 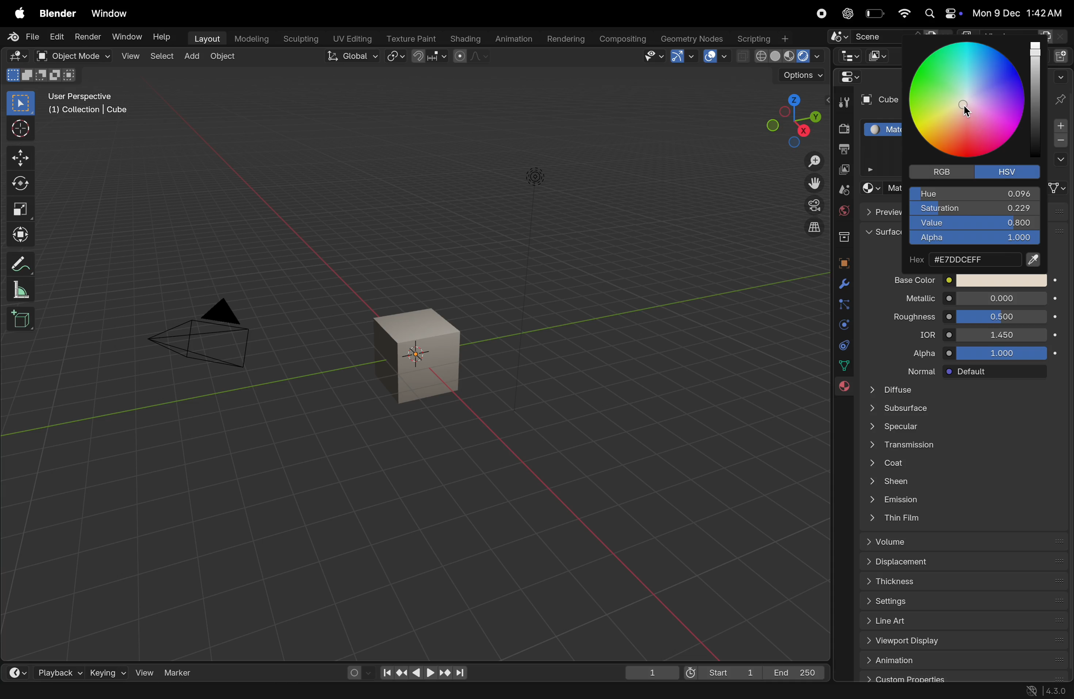 What do you see at coordinates (57, 36) in the screenshot?
I see `Edit` at bounding box center [57, 36].